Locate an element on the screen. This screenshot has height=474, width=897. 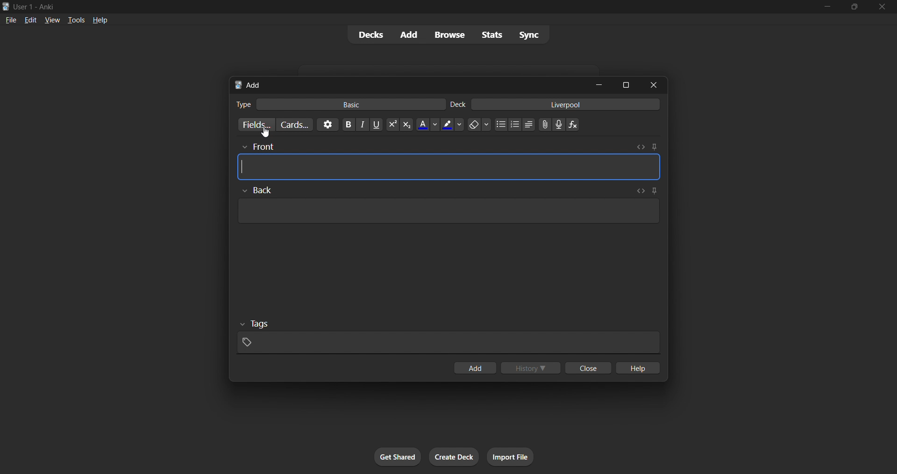
Anki logo is located at coordinates (6, 7).